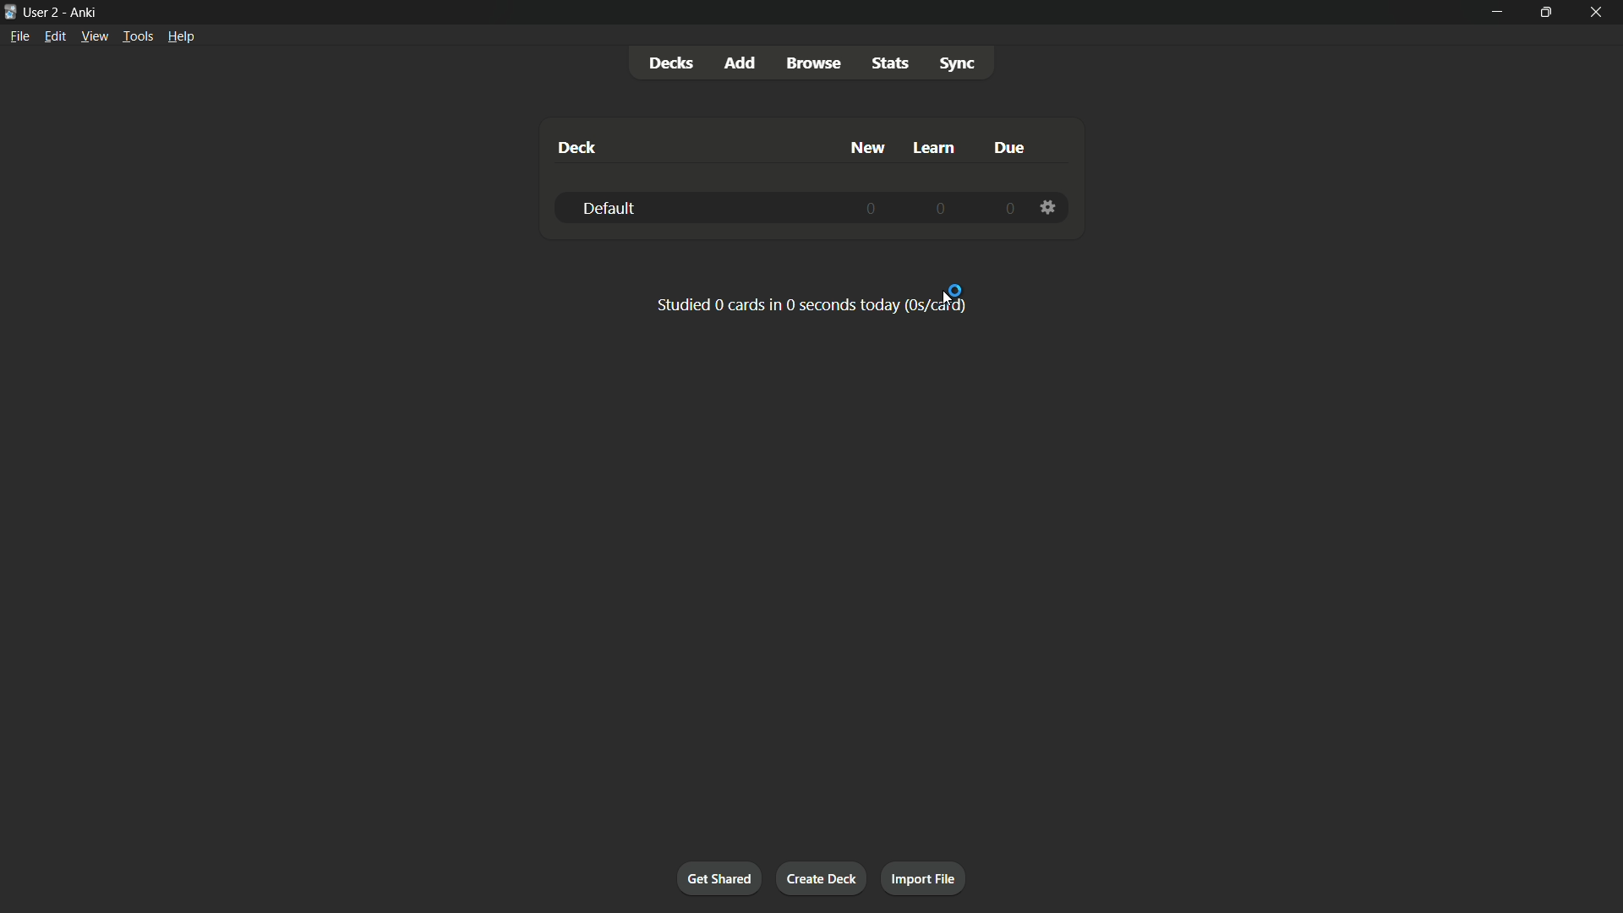  I want to click on Deck-2, so click(612, 210).